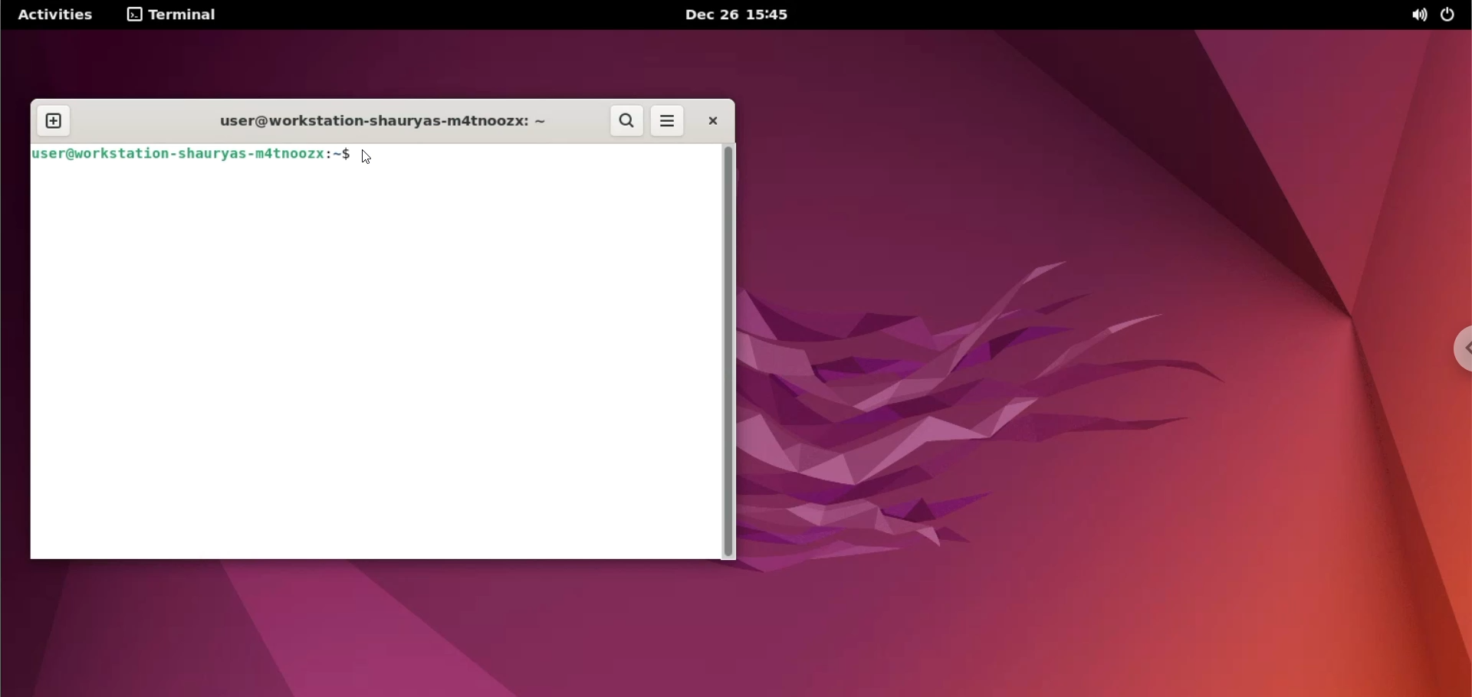  I want to click on user@workstation-shaurya-m4tnoozx:~, so click(379, 123).